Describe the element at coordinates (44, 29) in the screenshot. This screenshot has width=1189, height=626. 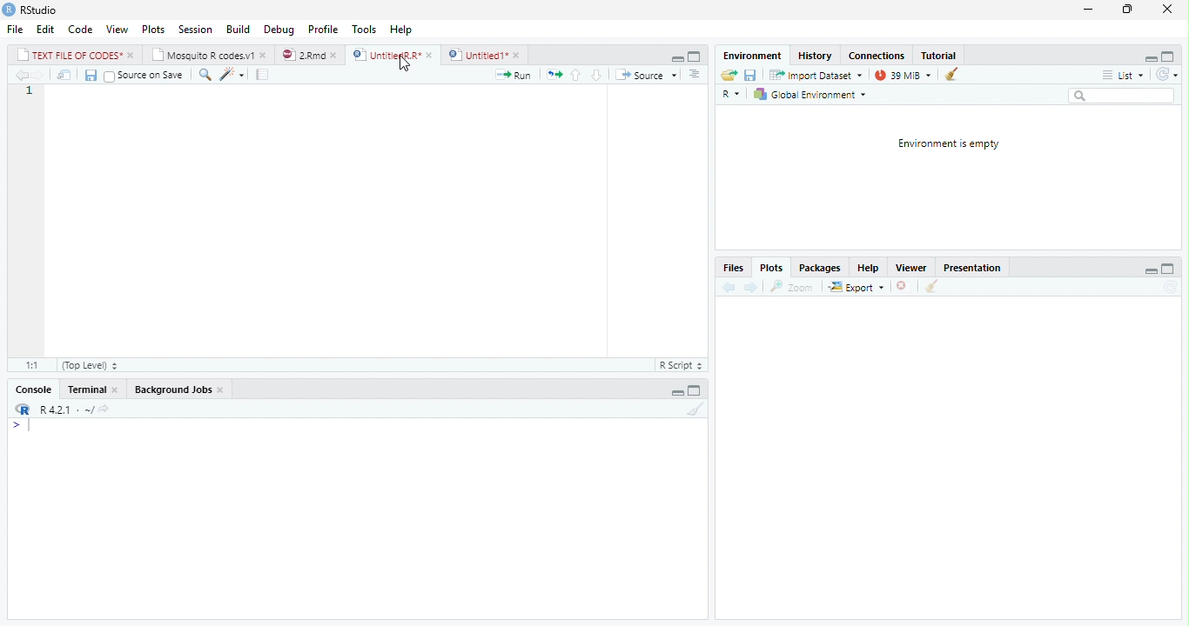
I see `Edit` at that location.